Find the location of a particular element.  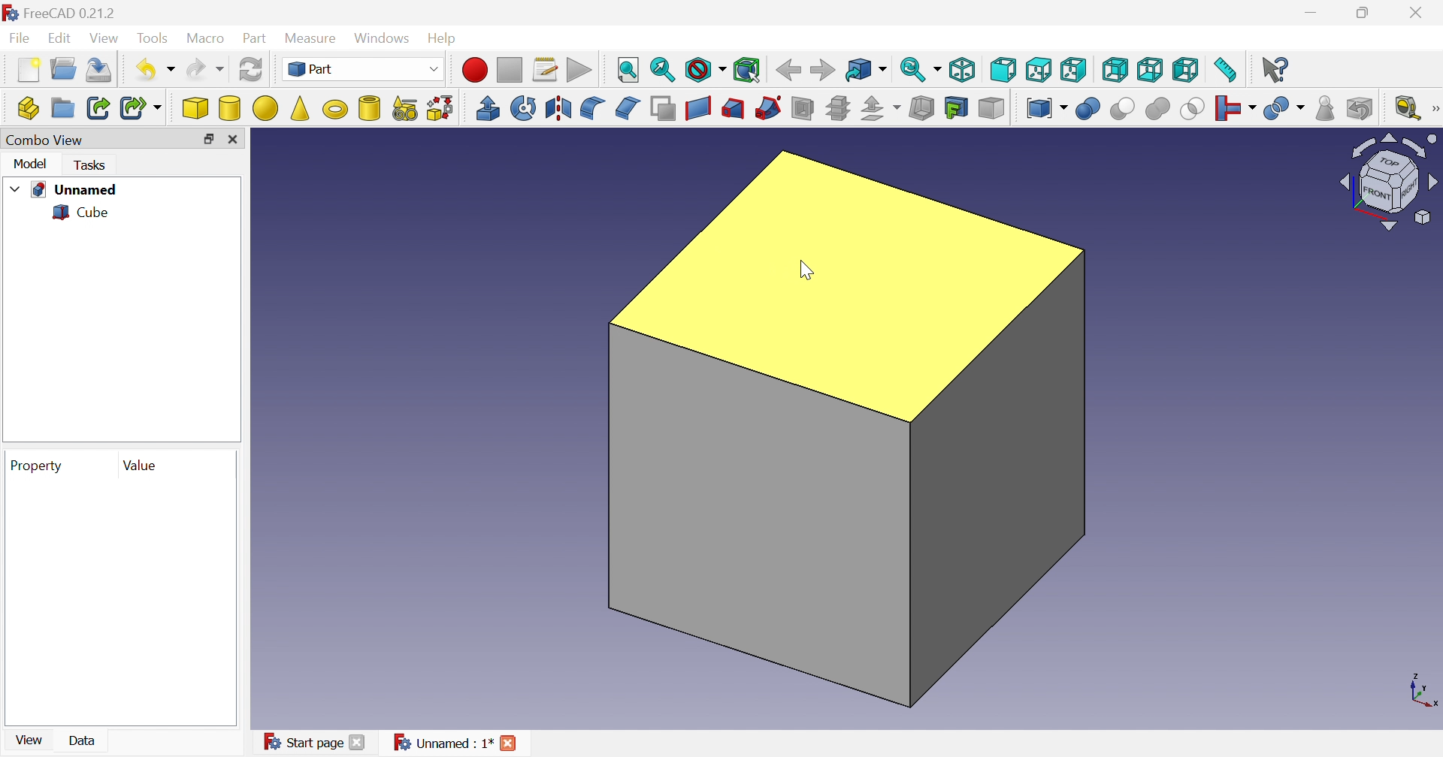

New is located at coordinates (30, 70).